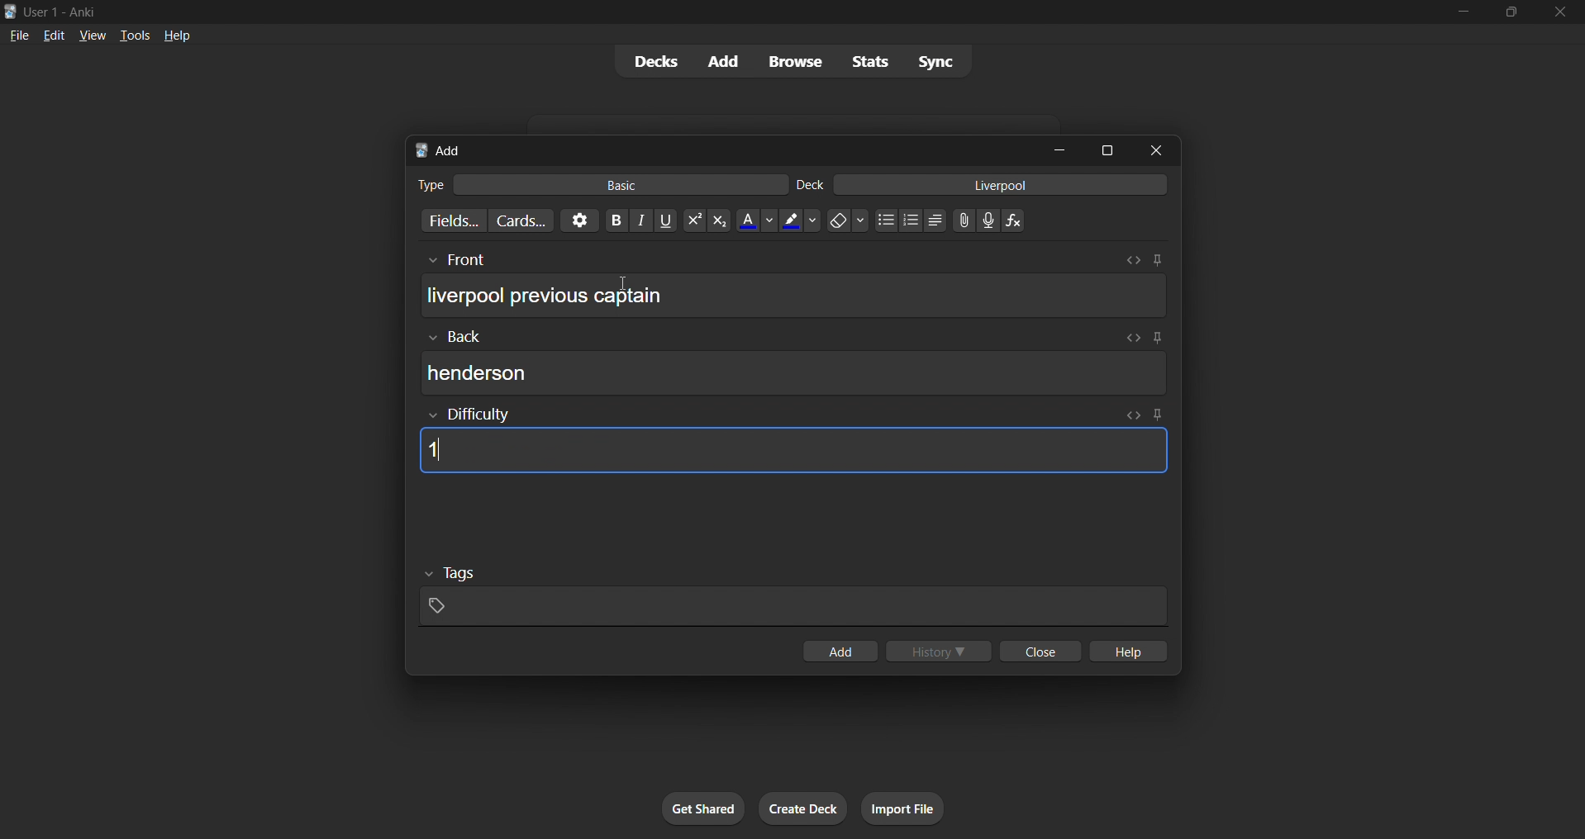 The image size is (1585, 839). What do you see at coordinates (717, 220) in the screenshot?
I see `subscript` at bounding box center [717, 220].